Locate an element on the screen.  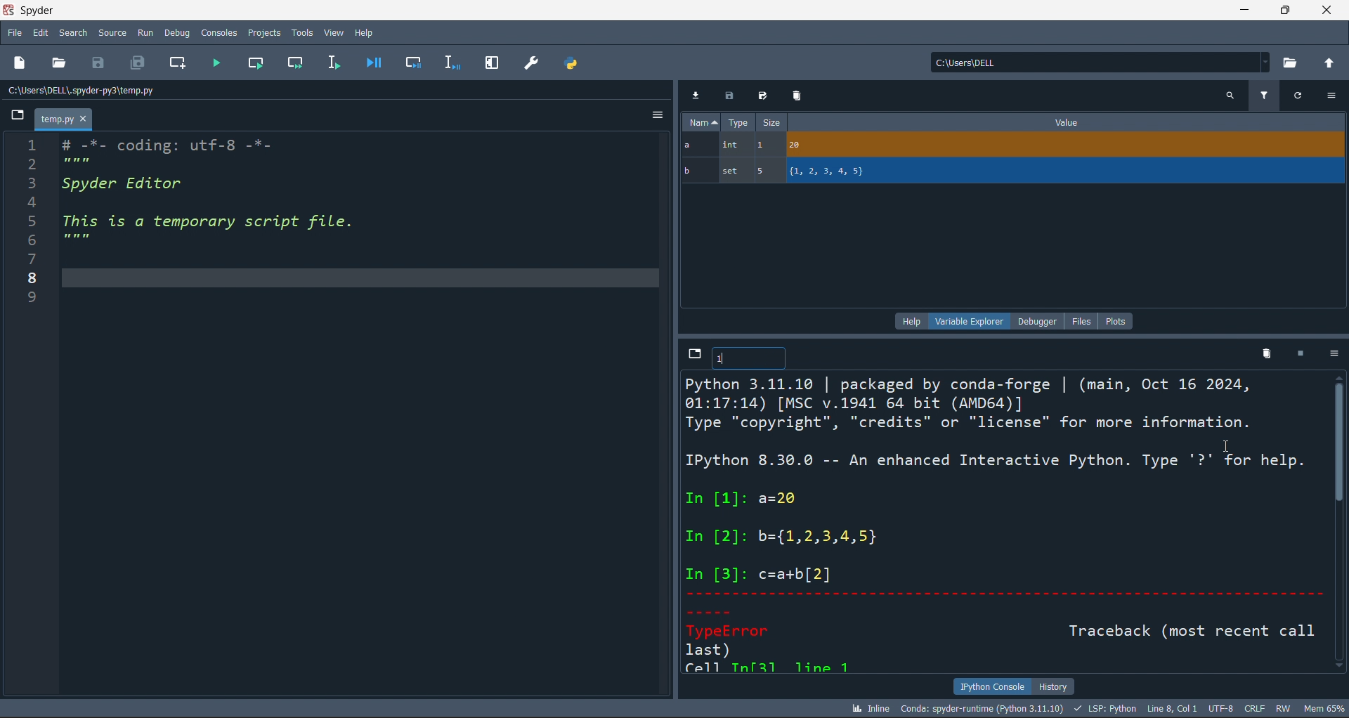
UTF-8 is located at coordinates (1223, 710).